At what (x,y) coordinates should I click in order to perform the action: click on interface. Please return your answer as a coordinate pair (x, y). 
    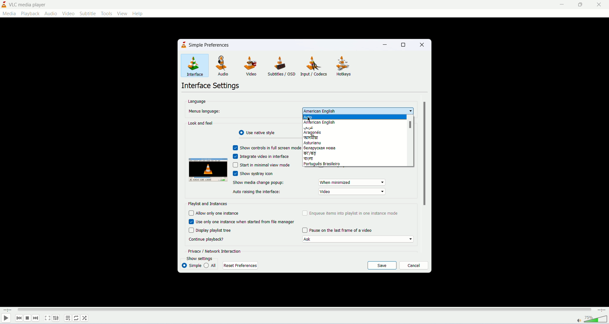
    Looking at the image, I should click on (192, 66).